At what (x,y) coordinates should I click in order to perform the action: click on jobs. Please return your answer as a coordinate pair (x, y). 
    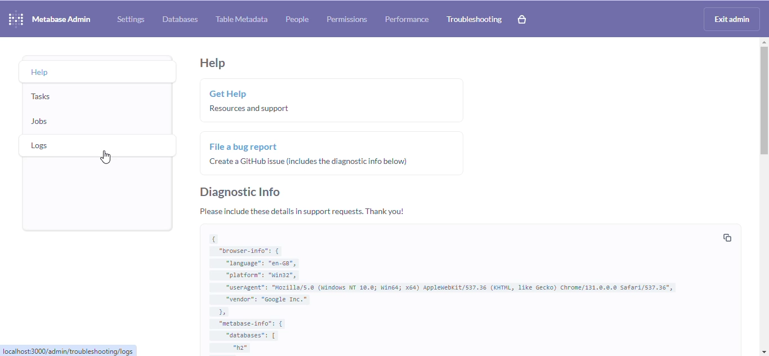
    Looking at the image, I should click on (40, 121).